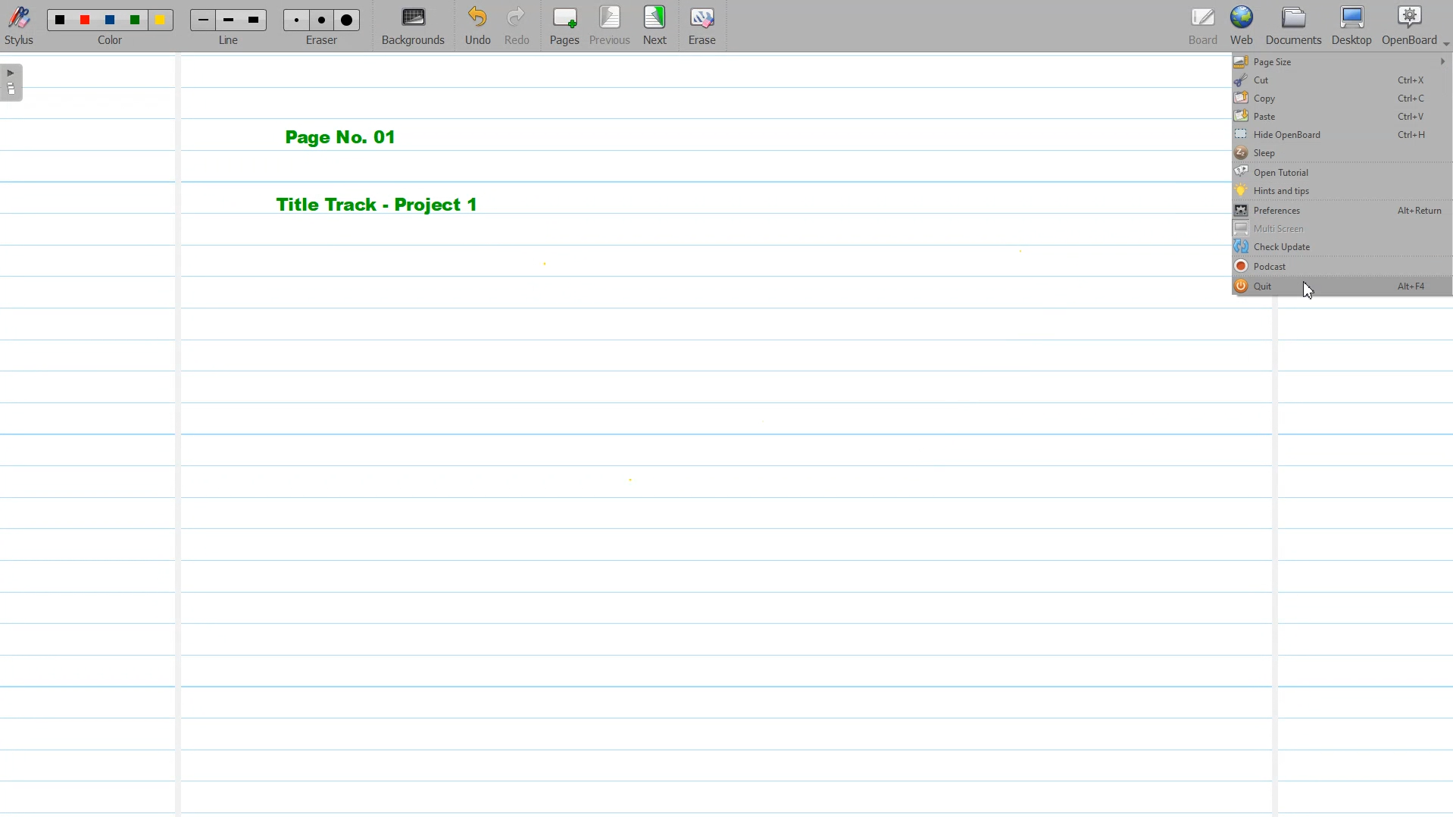  Describe the element at coordinates (323, 27) in the screenshot. I see `Eraser` at that location.